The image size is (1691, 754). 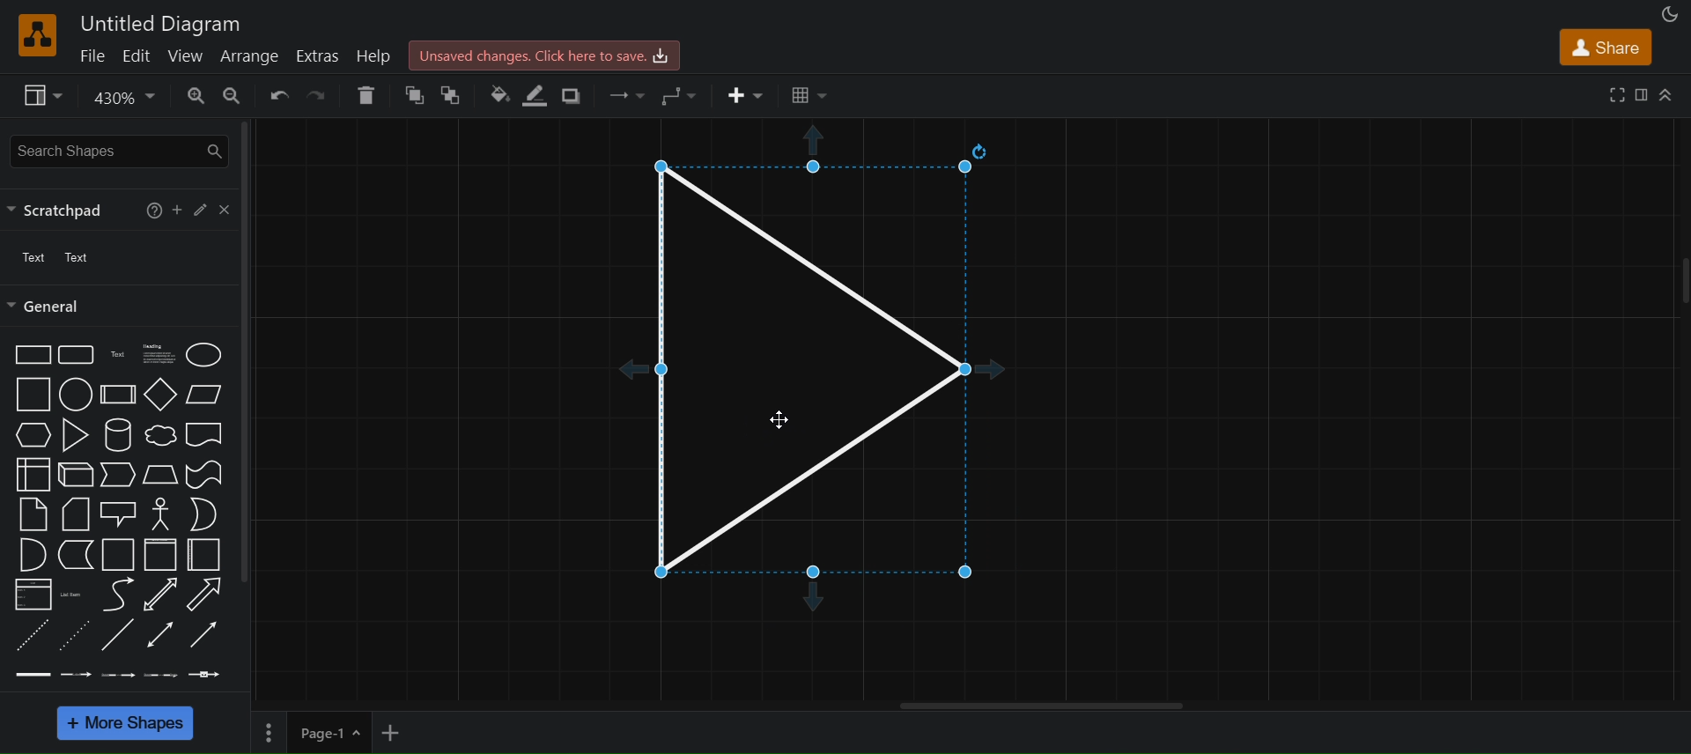 What do you see at coordinates (319, 54) in the screenshot?
I see `extras` at bounding box center [319, 54].